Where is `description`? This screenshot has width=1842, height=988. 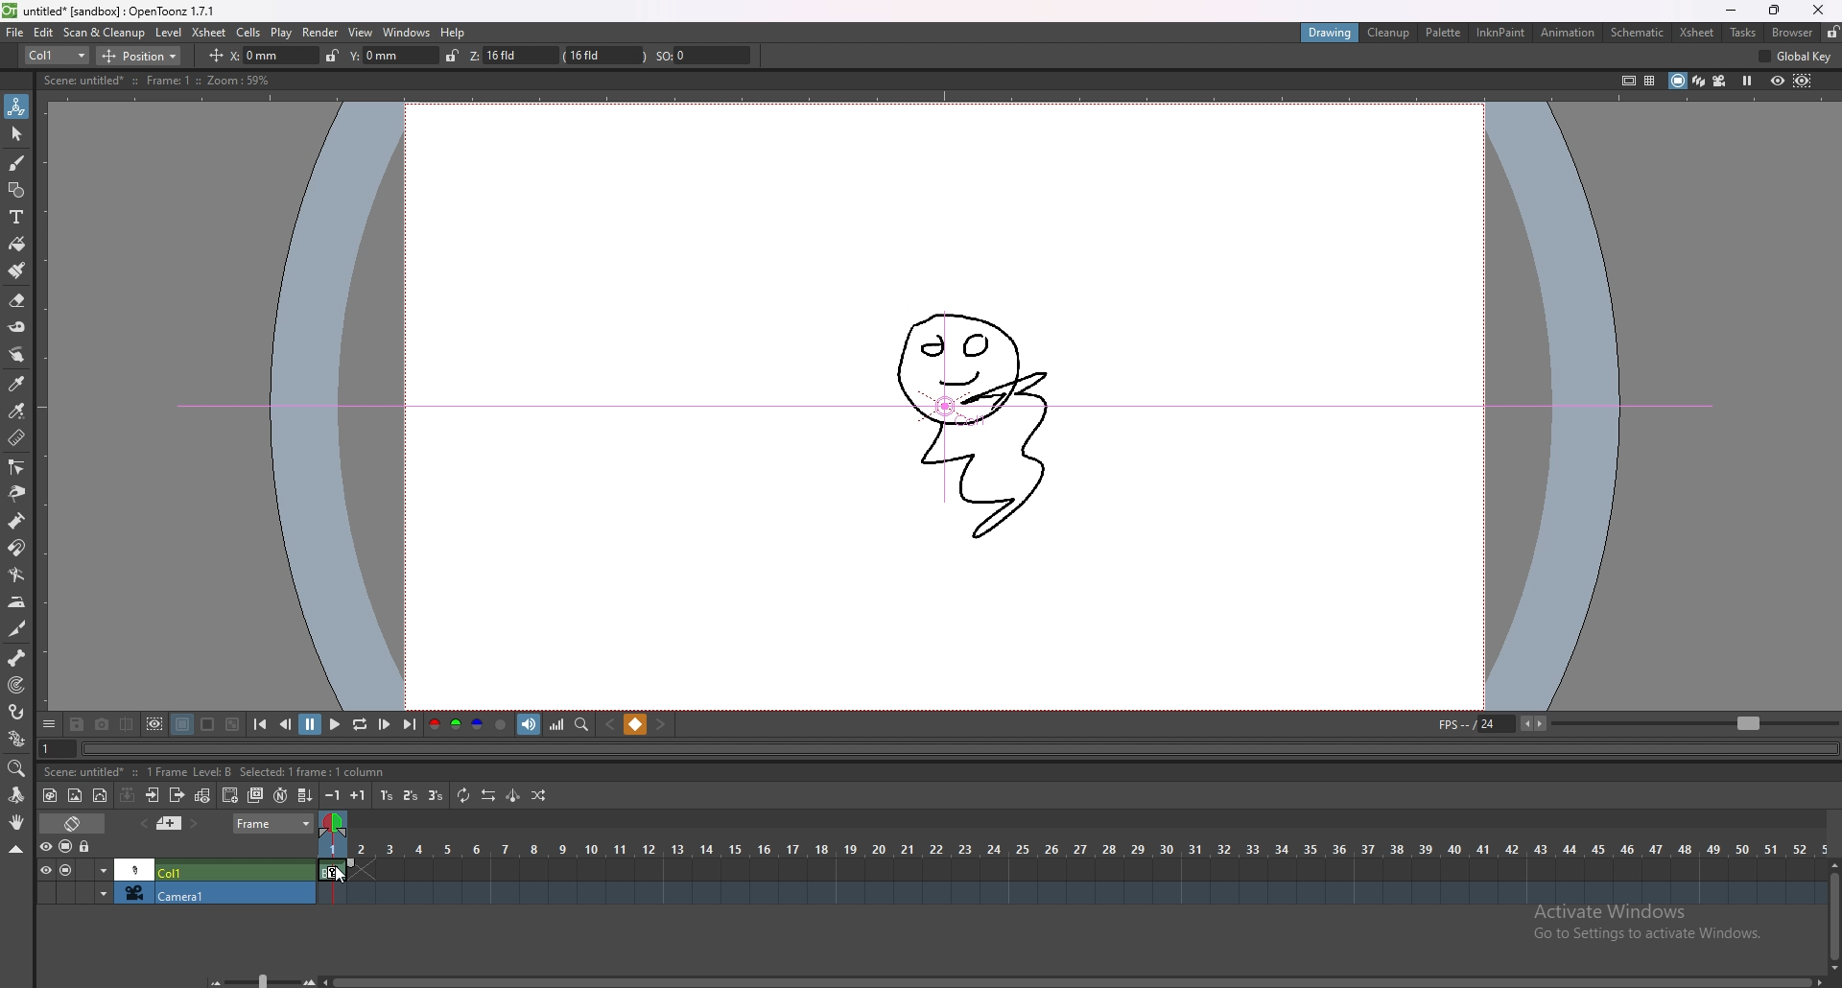 description is located at coordinates (154, 80).